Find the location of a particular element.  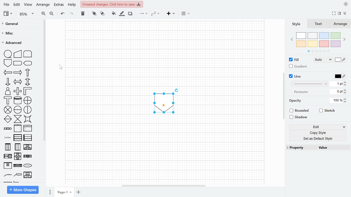

user is located at coordinates (7, 91).